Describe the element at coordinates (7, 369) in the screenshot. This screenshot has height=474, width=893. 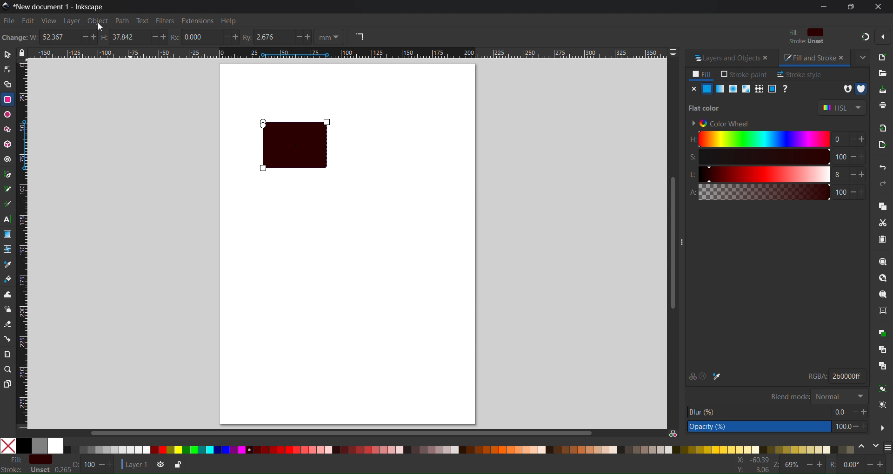
I see `Zoom tool` at that location.